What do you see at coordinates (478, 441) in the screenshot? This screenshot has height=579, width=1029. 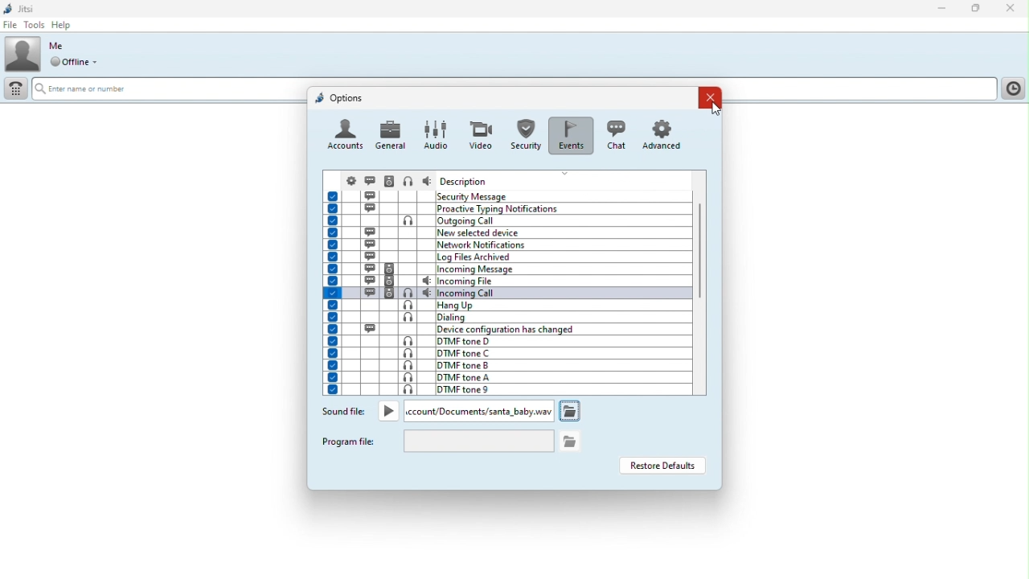 I see `file path` at bounding box center [478, 441].